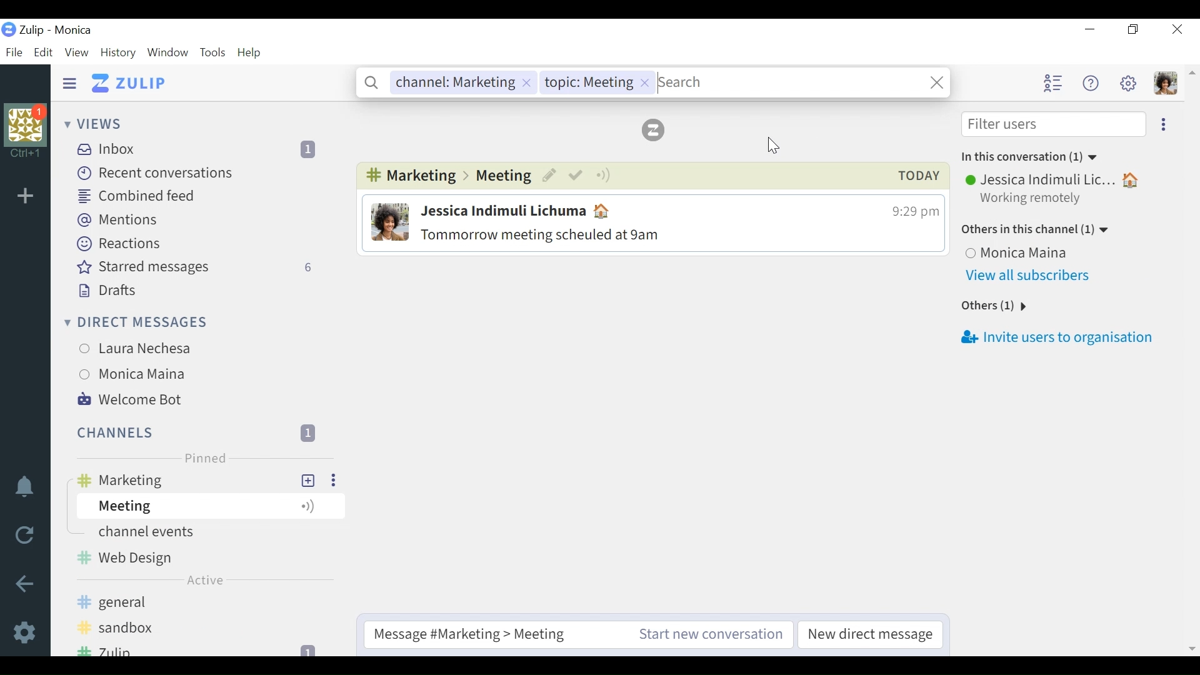 This screenshot has width=1200, height=675. Describe the element at coordinates (136, 83) in the screenshot. I see `Go to Home View` at that location.